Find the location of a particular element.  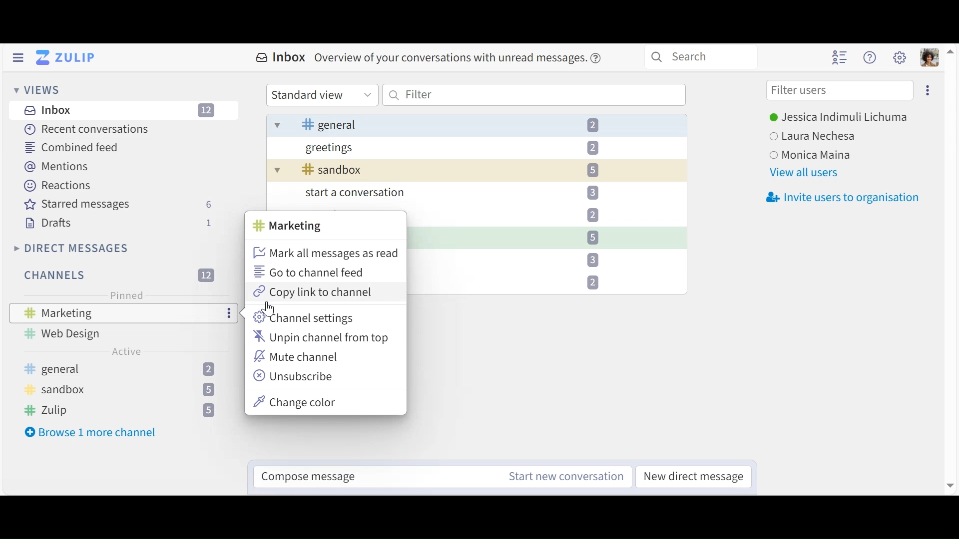

Channel settings is located at coordinates (302, 318).